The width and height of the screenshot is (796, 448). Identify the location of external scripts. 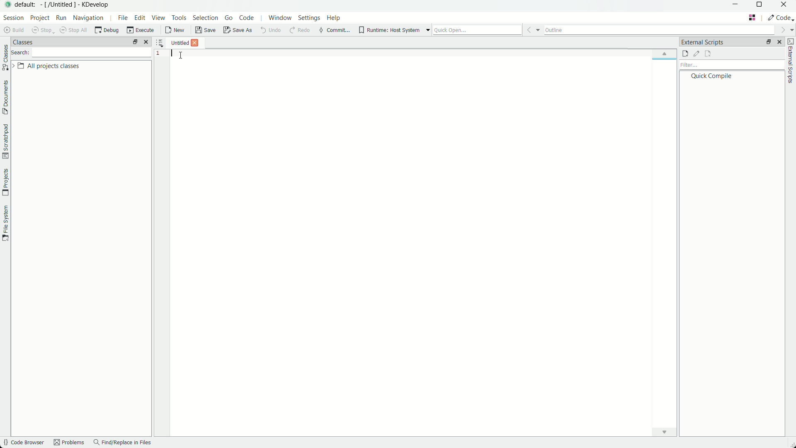
(702, 41).